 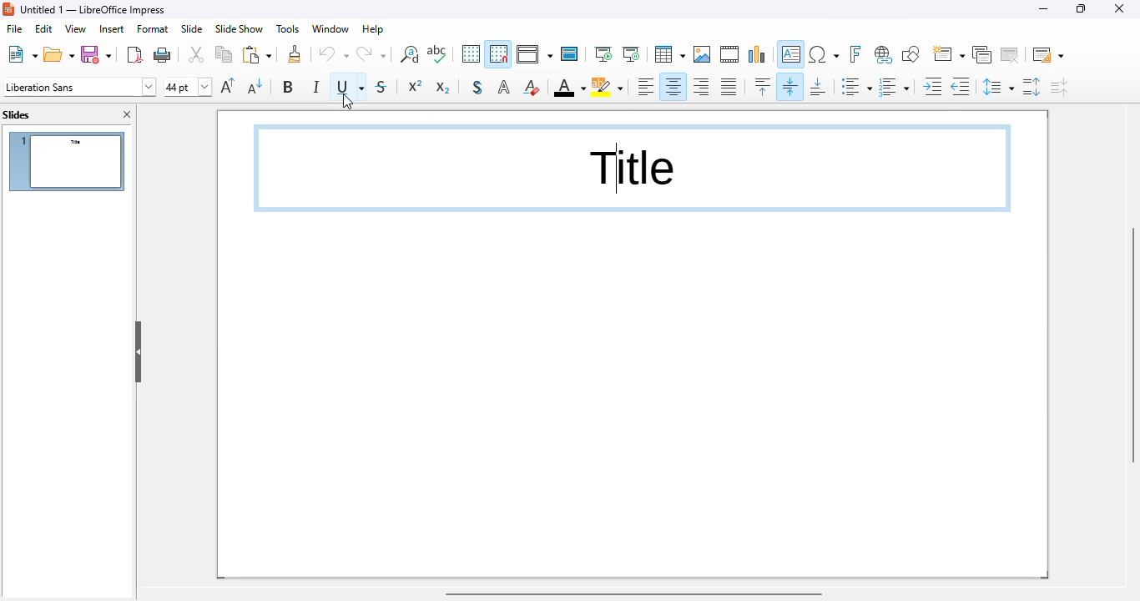 I want to click on master slide, so click(x=571, y=54).